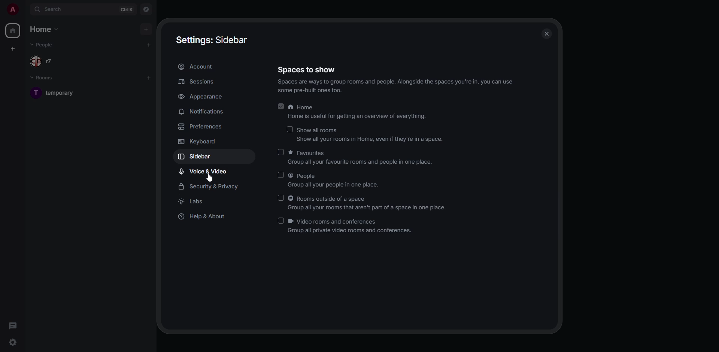 This screenshot has height=352, width=719. Describe the element at coordinates (127, 10) in the screenshot. I see `ctrl K` at that location.